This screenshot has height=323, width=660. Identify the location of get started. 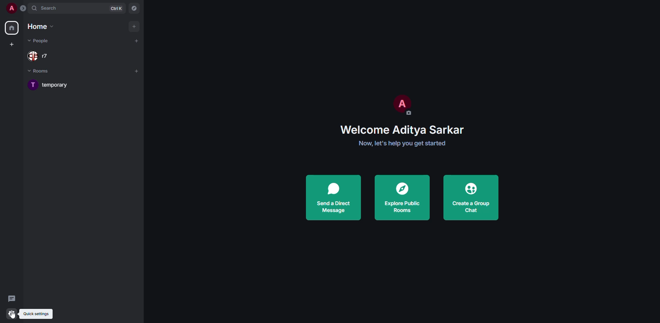
(403, 144).